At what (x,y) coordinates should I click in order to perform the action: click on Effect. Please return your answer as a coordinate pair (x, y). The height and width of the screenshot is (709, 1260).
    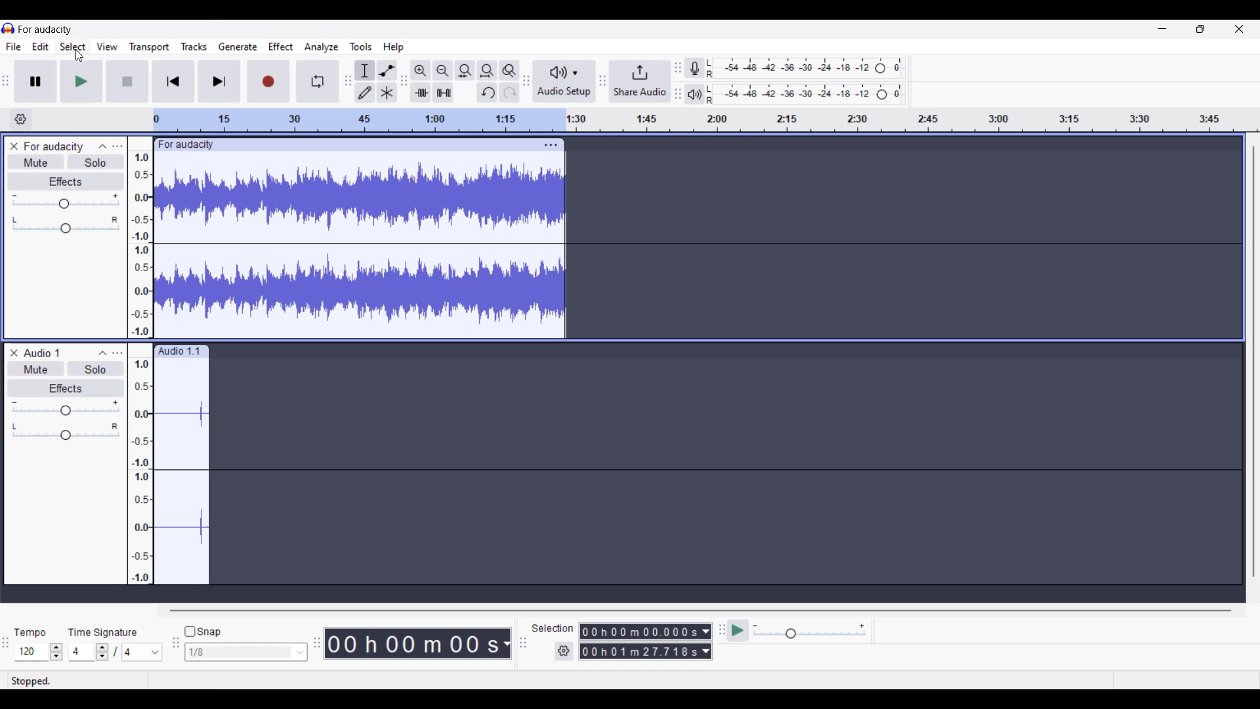
    Looking at the image, I should click on (280, 47).